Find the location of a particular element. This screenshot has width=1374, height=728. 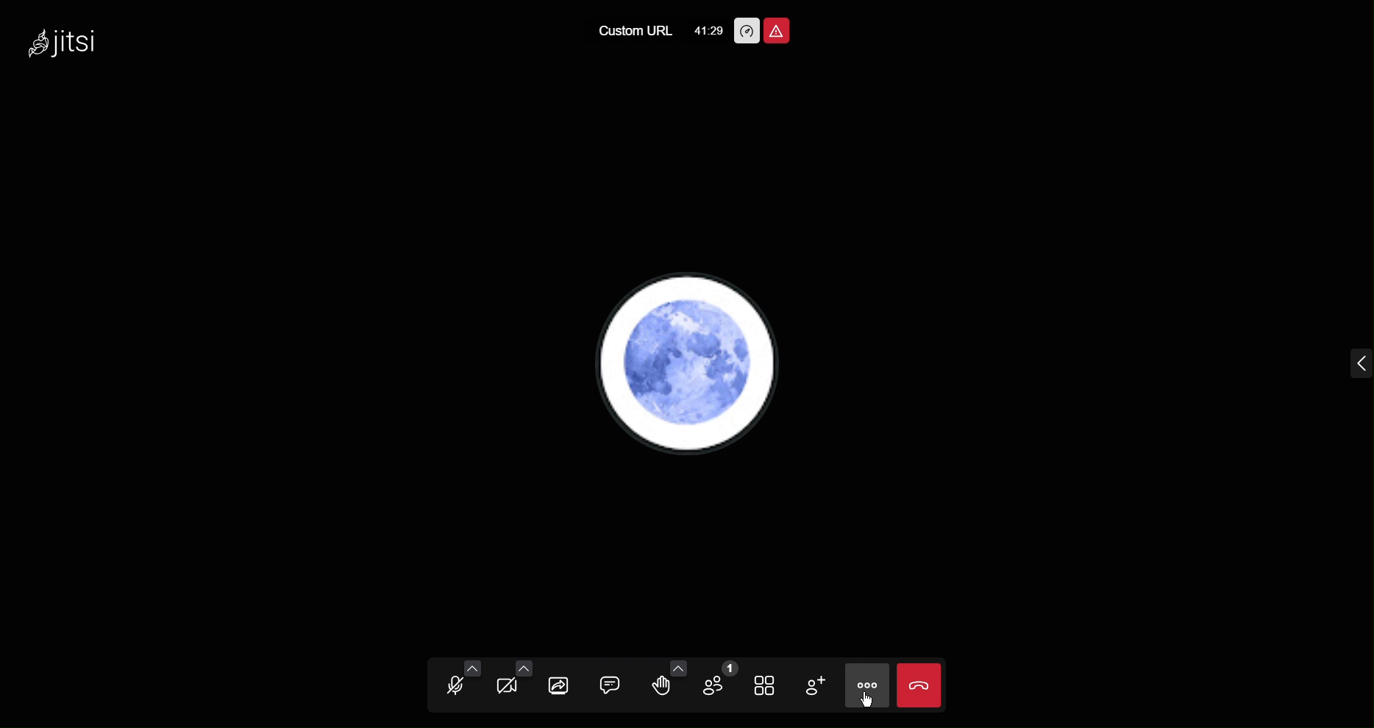

Share Screen is located at coordinates (562, 684).